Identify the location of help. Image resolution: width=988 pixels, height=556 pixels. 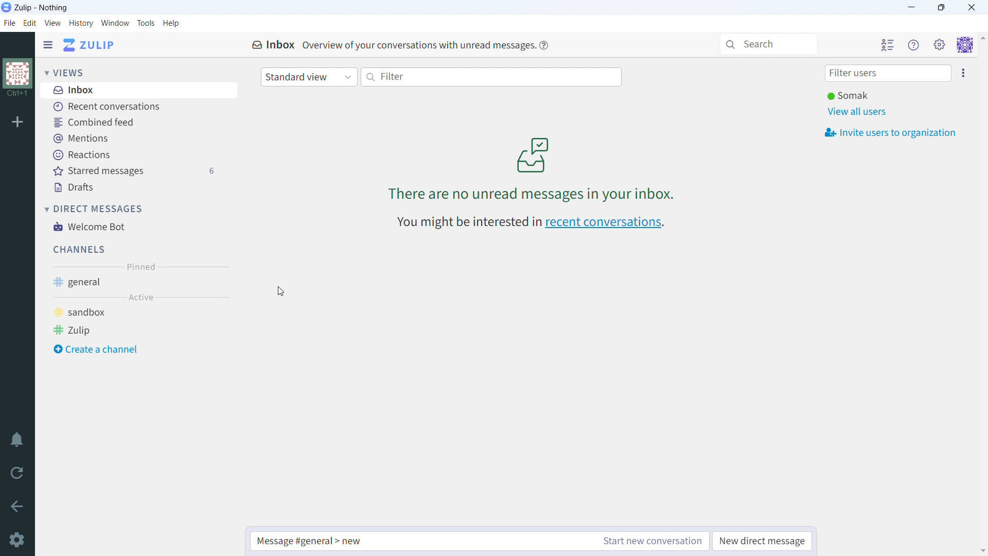
(171, 24).